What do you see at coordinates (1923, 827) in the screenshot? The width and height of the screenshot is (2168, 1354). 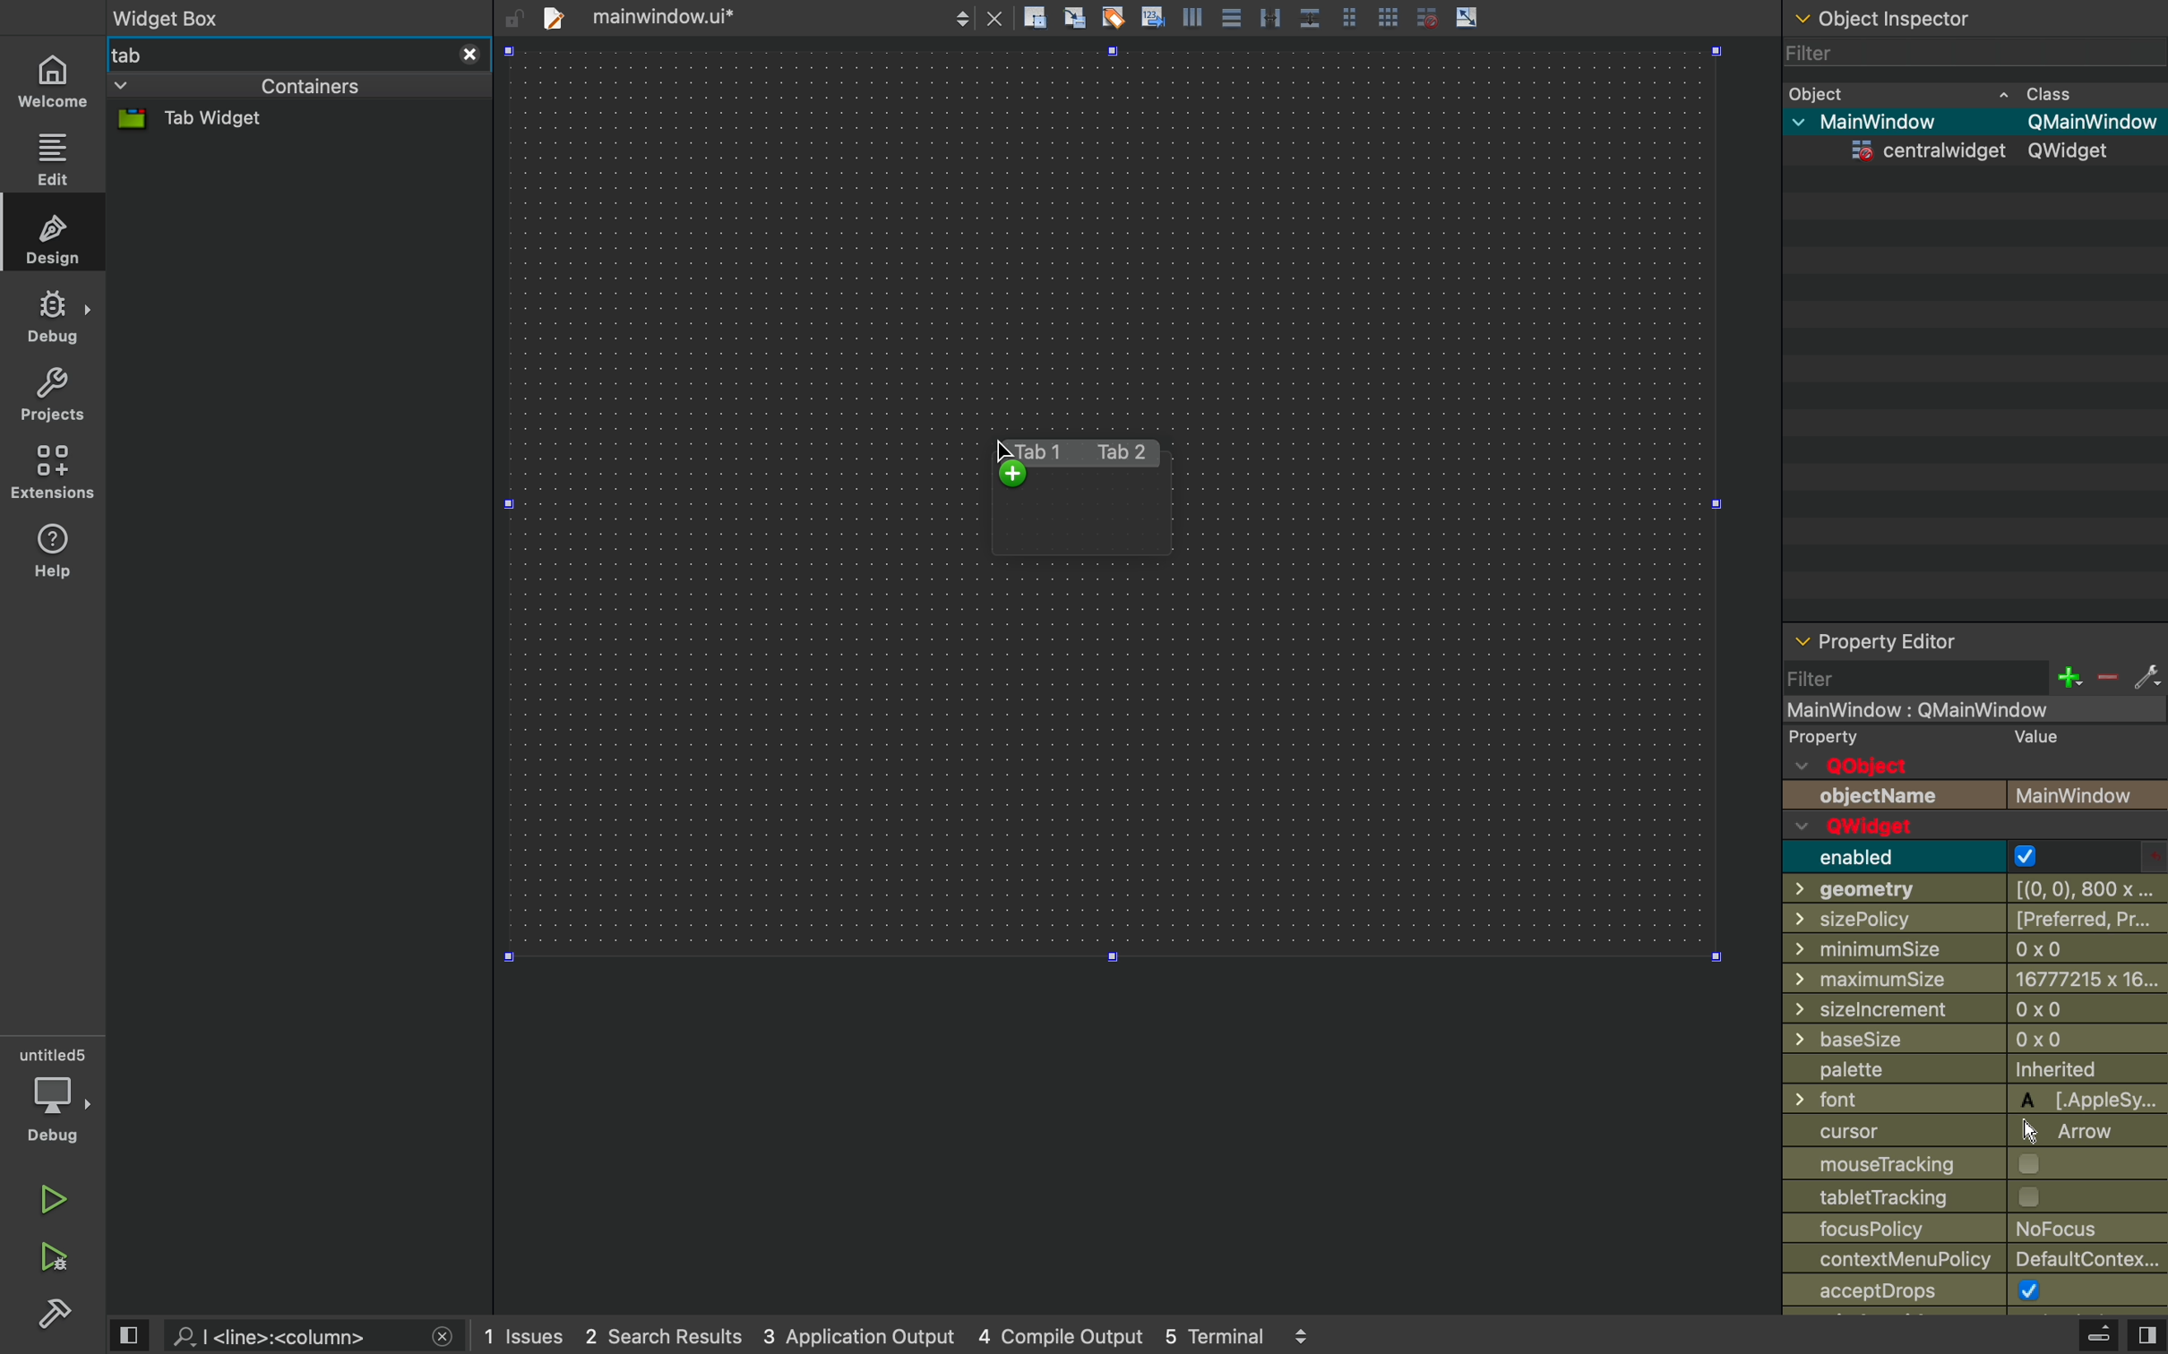 I see `qwidget` at bounding box center [1923, 827].